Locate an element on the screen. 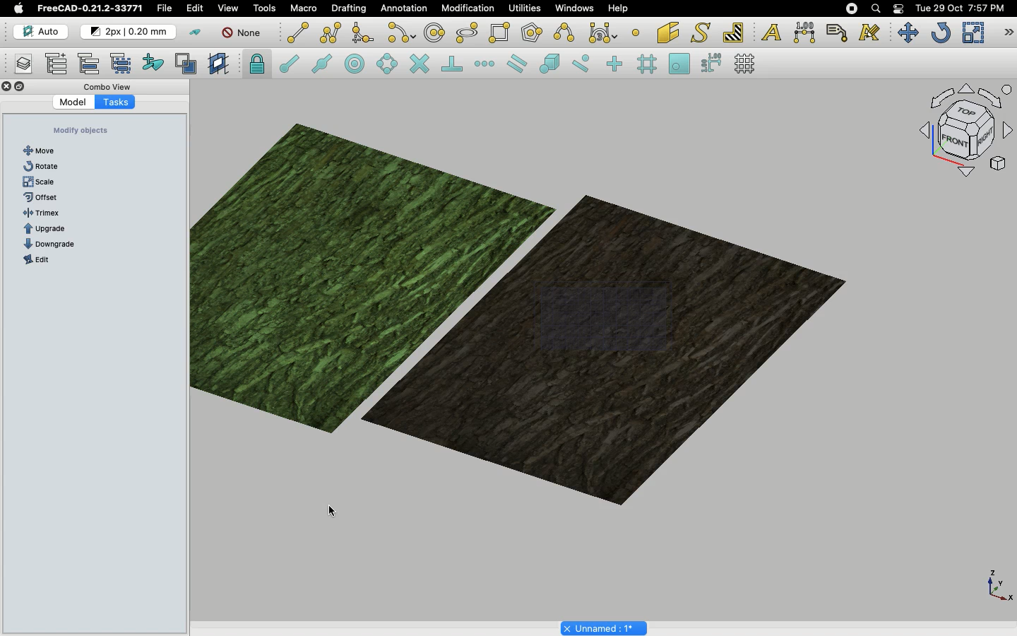  B-spline is located at coordinates (566, 33).